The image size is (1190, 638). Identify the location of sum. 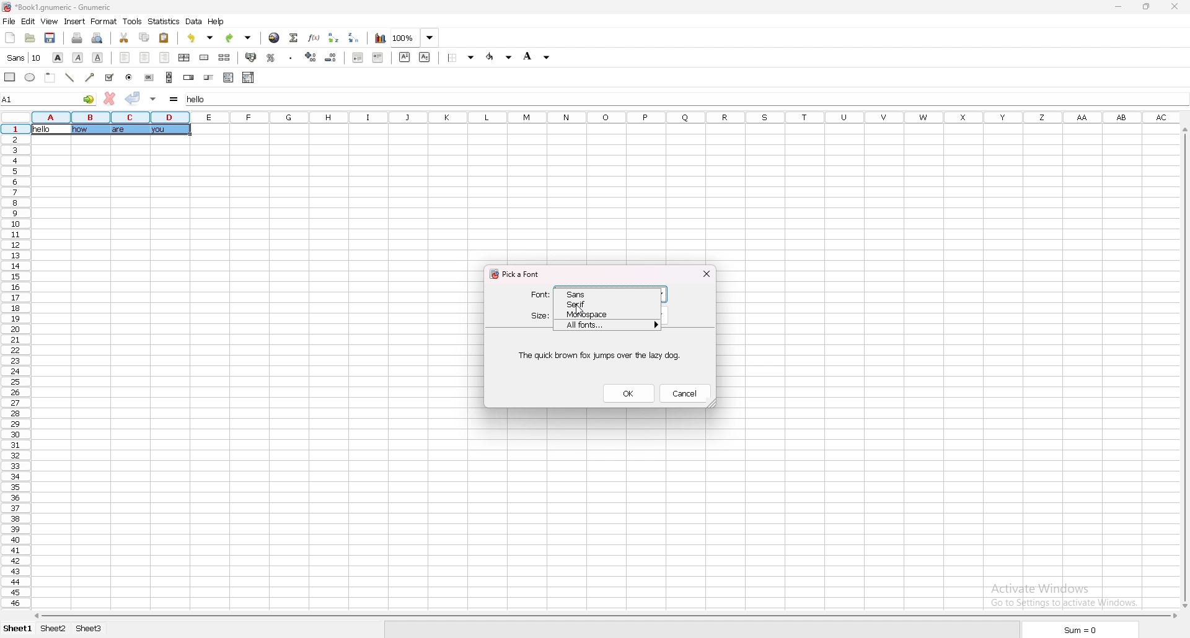
(1079, 631).